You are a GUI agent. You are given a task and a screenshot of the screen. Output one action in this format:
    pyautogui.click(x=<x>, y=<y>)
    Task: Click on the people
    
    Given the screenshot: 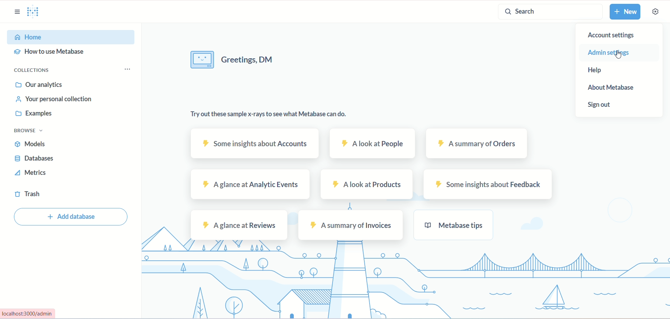 What is the action you would take?
    pyautogui.click(x=373, y=143)
    